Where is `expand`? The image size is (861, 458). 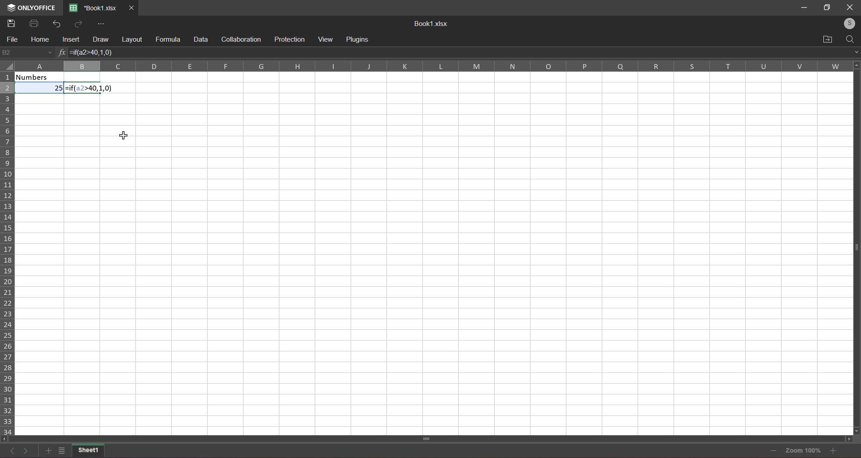 expand is located at coordinates (853, 52).